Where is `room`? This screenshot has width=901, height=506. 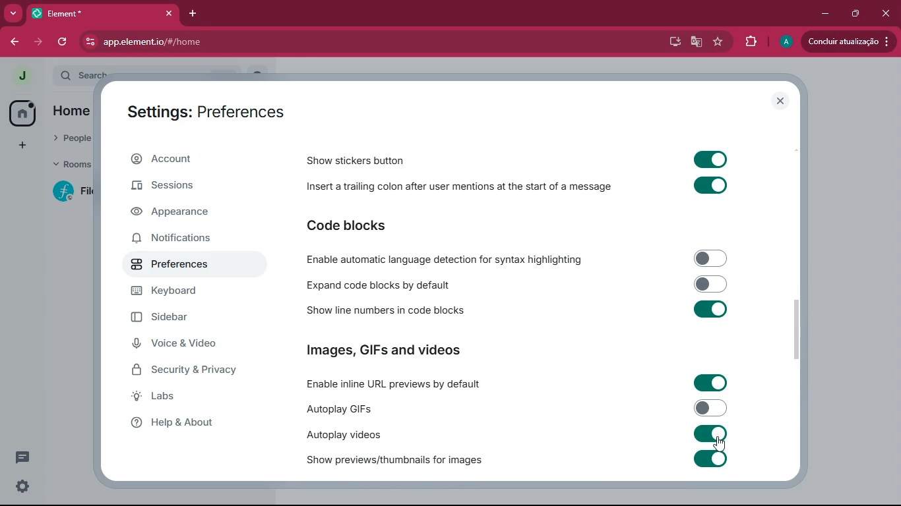
room is located at coordinates (70, 191).